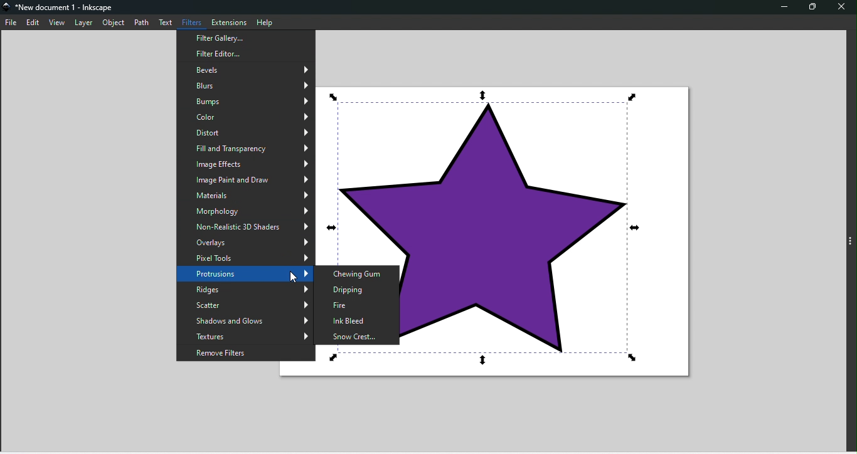 The height and width of the screenshot is (454, 857). I want to click on Protrusions, so click(247, 273).